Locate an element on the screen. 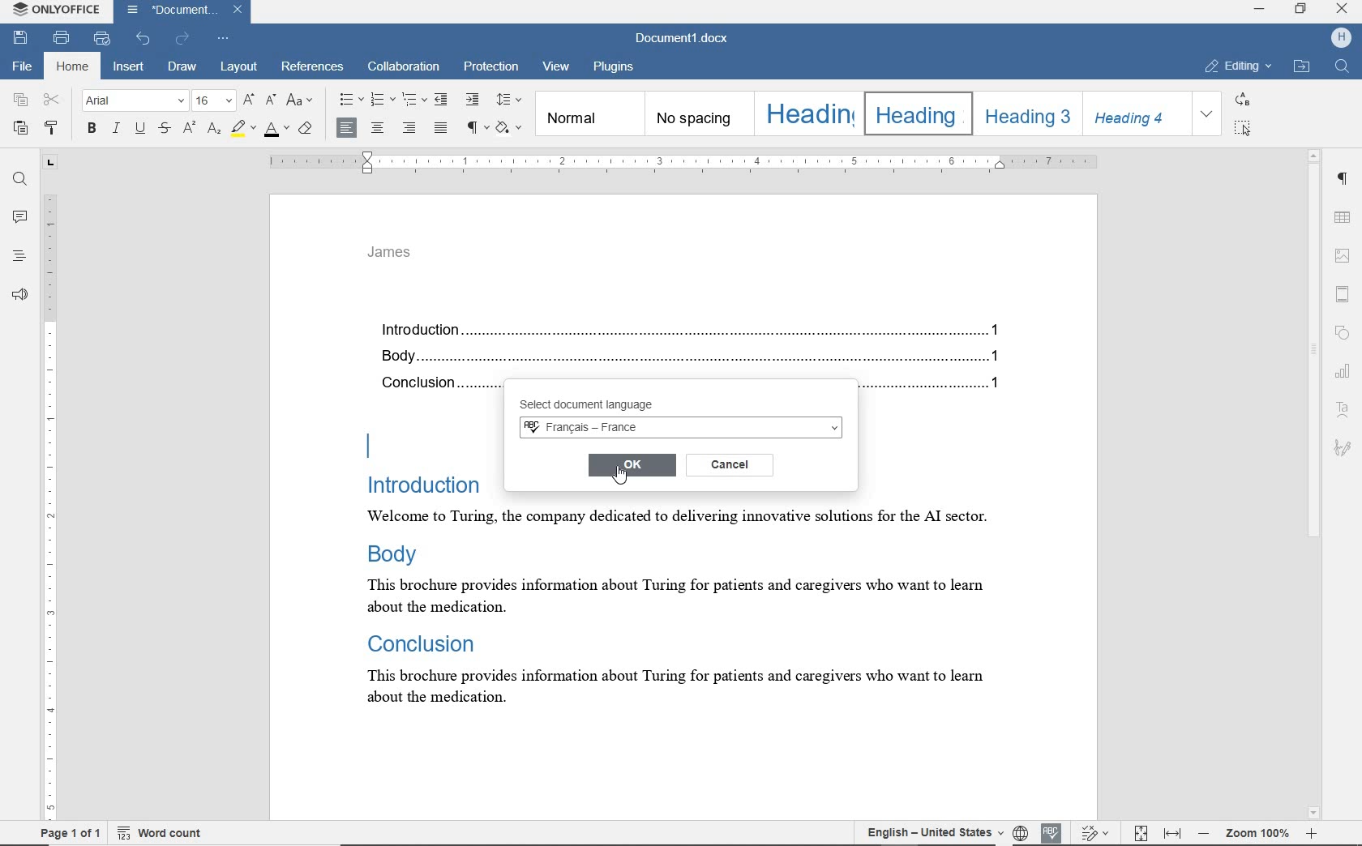 This screenshot has width=1362, height=846. ruler is located at coordinates (682, 162).